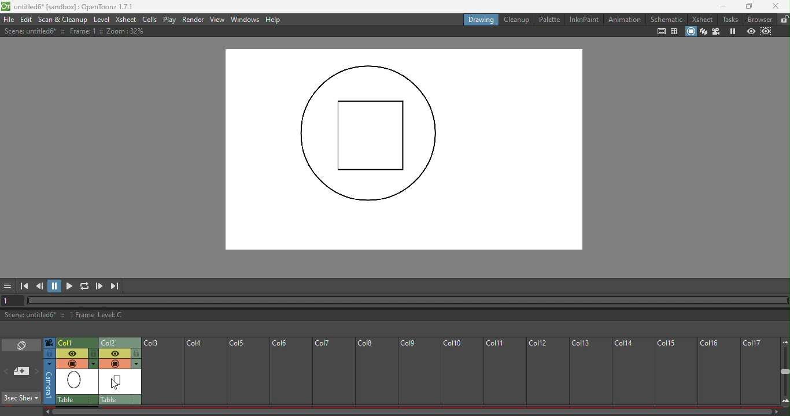 This screenshot has width=790, height=416. What do you see at coordinates (407, 411) in the screenshot?
I see `Horizontal scroll bar` at bounding box center [407, 411].